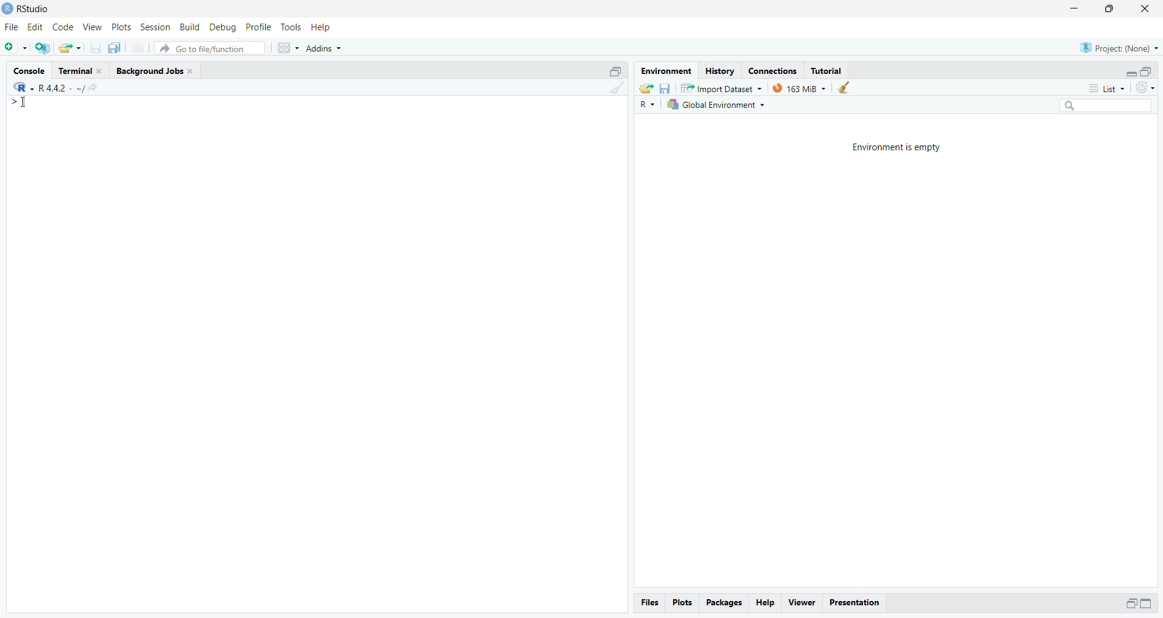 The image size is (1163, 618). Describe the element at coordinates (62, 88) in the screenshot. I see `R 4.4.2 ~/` at that location.